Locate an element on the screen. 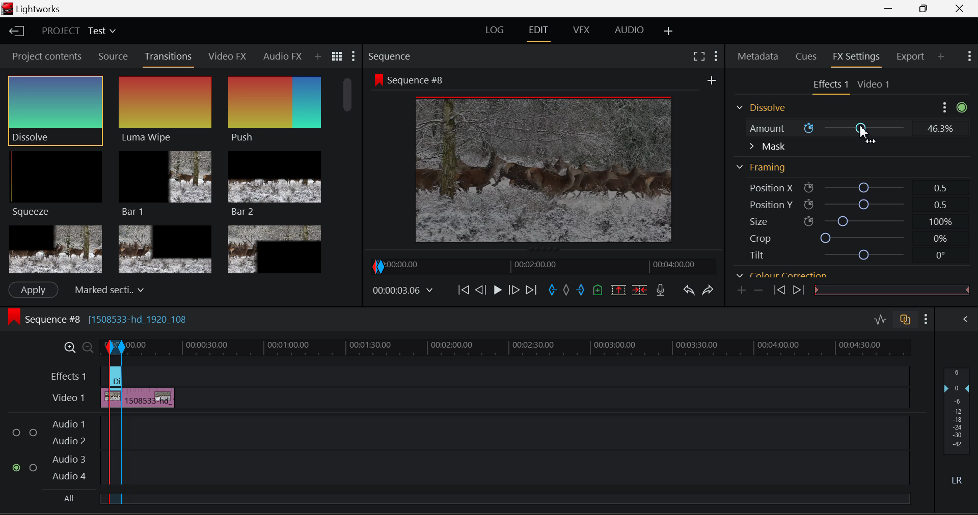 Image resolution: width=978 pixels, height=515 pixels. VFX Layout is located at coordinates (583, 31).